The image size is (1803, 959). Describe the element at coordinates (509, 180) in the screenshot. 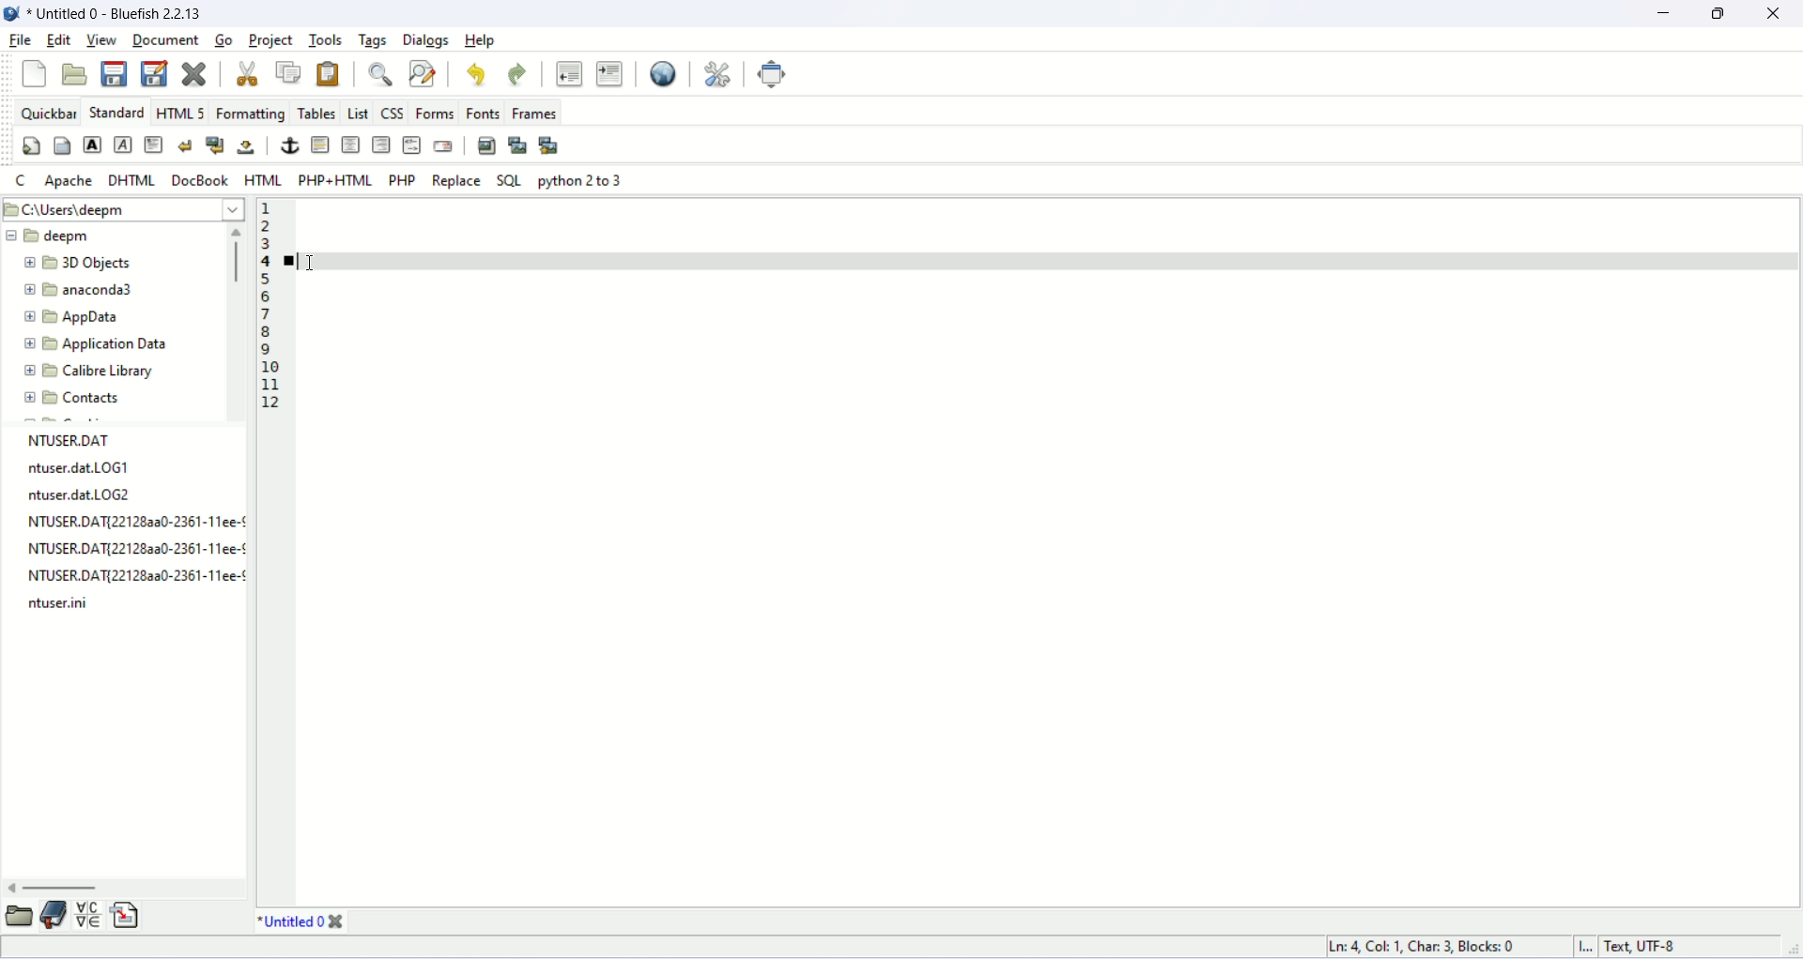

I see `SQL` at that location.